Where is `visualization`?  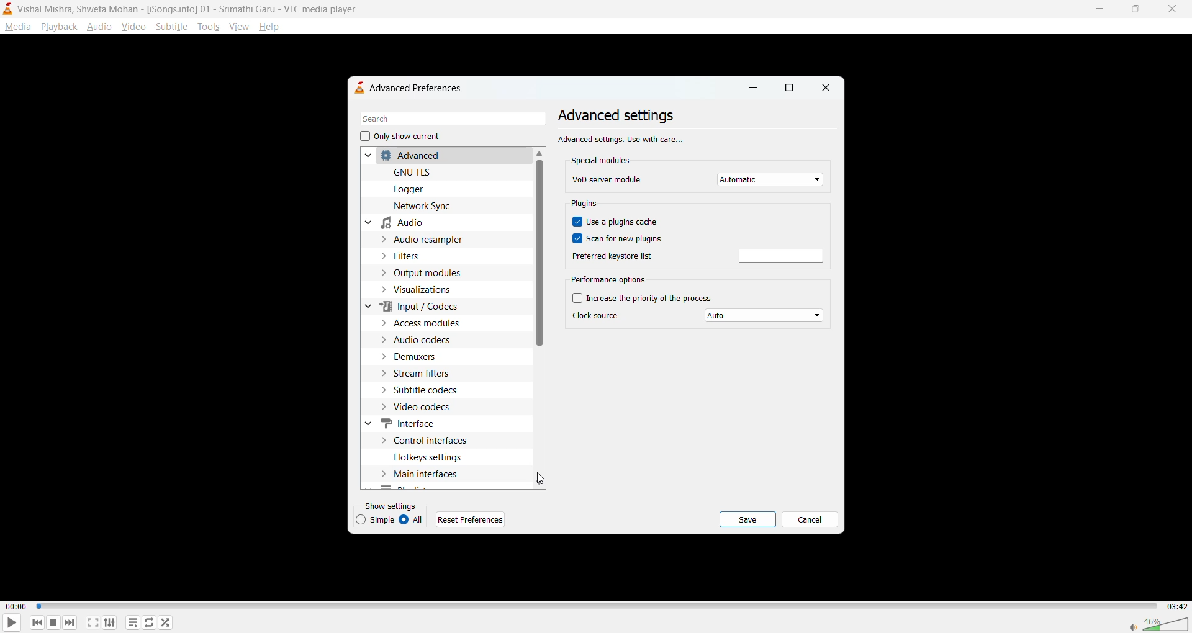 visualization is located at coordinates (425, 290).